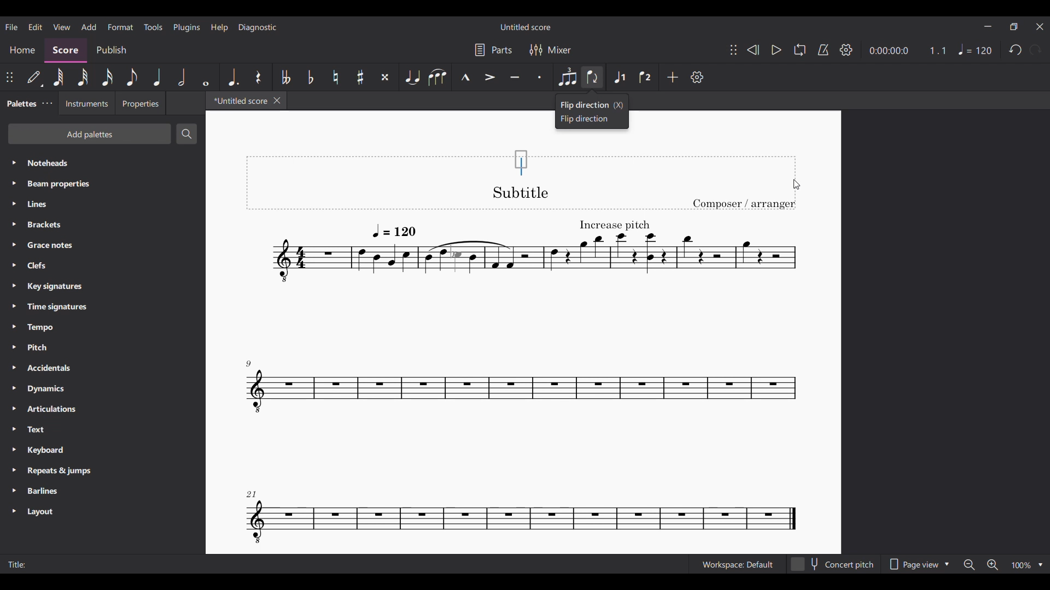  I want to click on Layout, so click(102, 512).